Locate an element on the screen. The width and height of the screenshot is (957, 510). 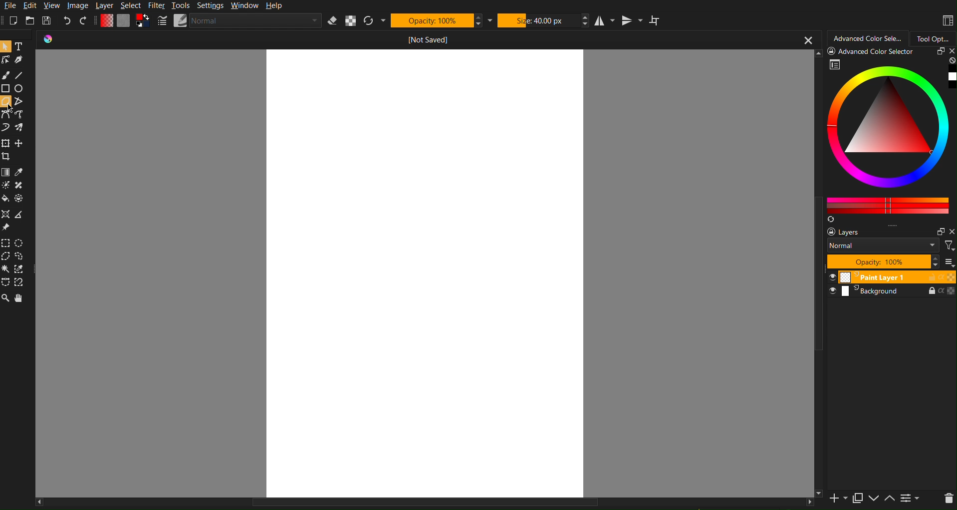
close pane is located at coordinates (951, 231).